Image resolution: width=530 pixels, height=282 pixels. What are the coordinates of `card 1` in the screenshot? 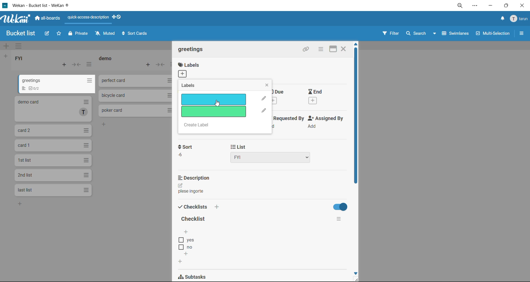 It's located at (58, 84).